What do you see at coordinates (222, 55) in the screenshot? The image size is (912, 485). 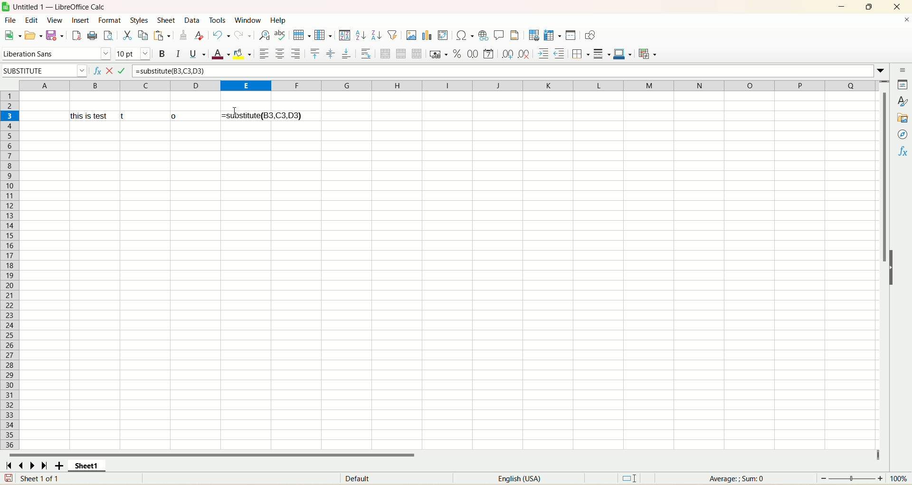 I see `font color` at bounding box center [222, 55].